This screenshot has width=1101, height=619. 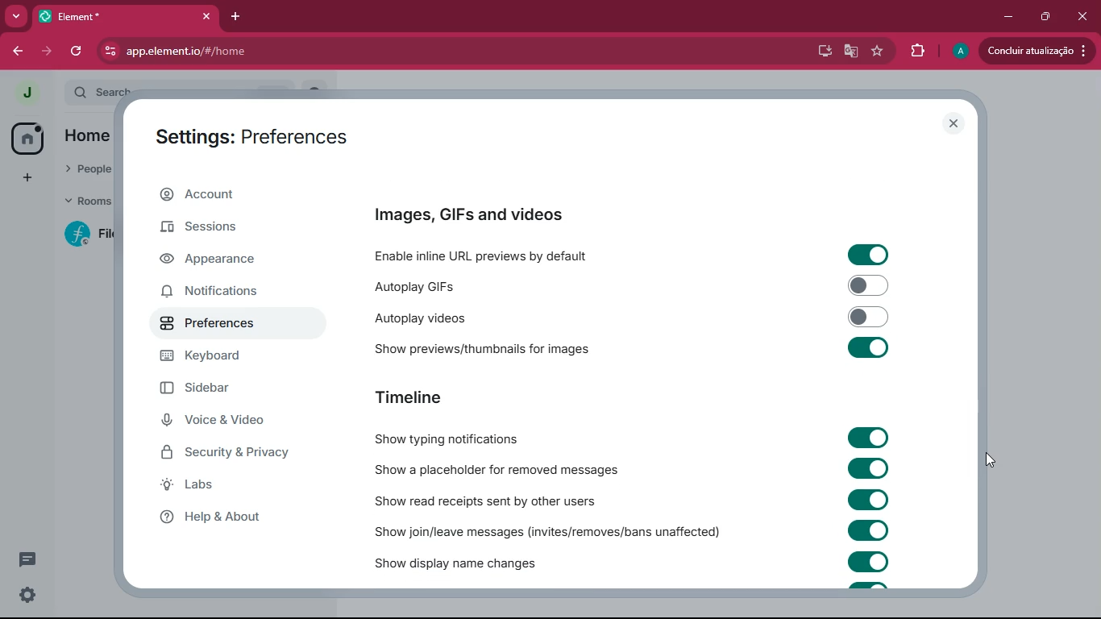 What do you see at coordinates (1085, 19) in the screenshot?
I see `close` at bounding box center [1085, 19].